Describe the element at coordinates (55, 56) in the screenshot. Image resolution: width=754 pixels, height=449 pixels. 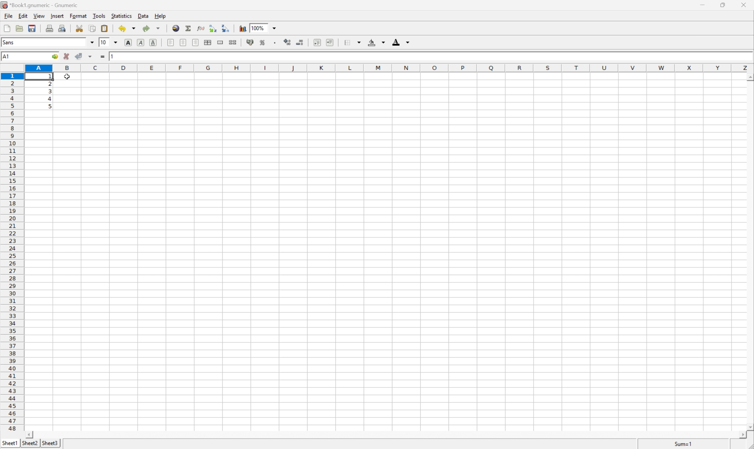
I see `Go to` at that location.